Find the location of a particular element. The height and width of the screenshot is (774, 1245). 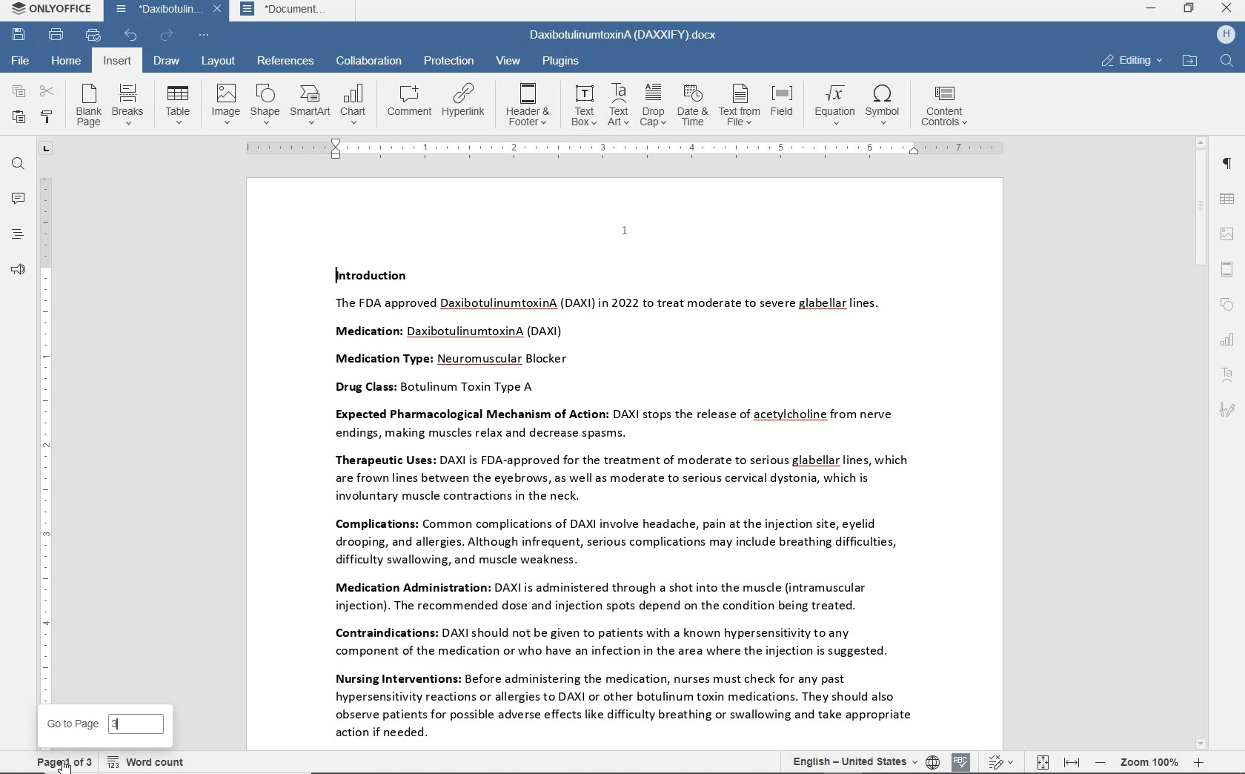

text art is located at coordinates (618, 105).